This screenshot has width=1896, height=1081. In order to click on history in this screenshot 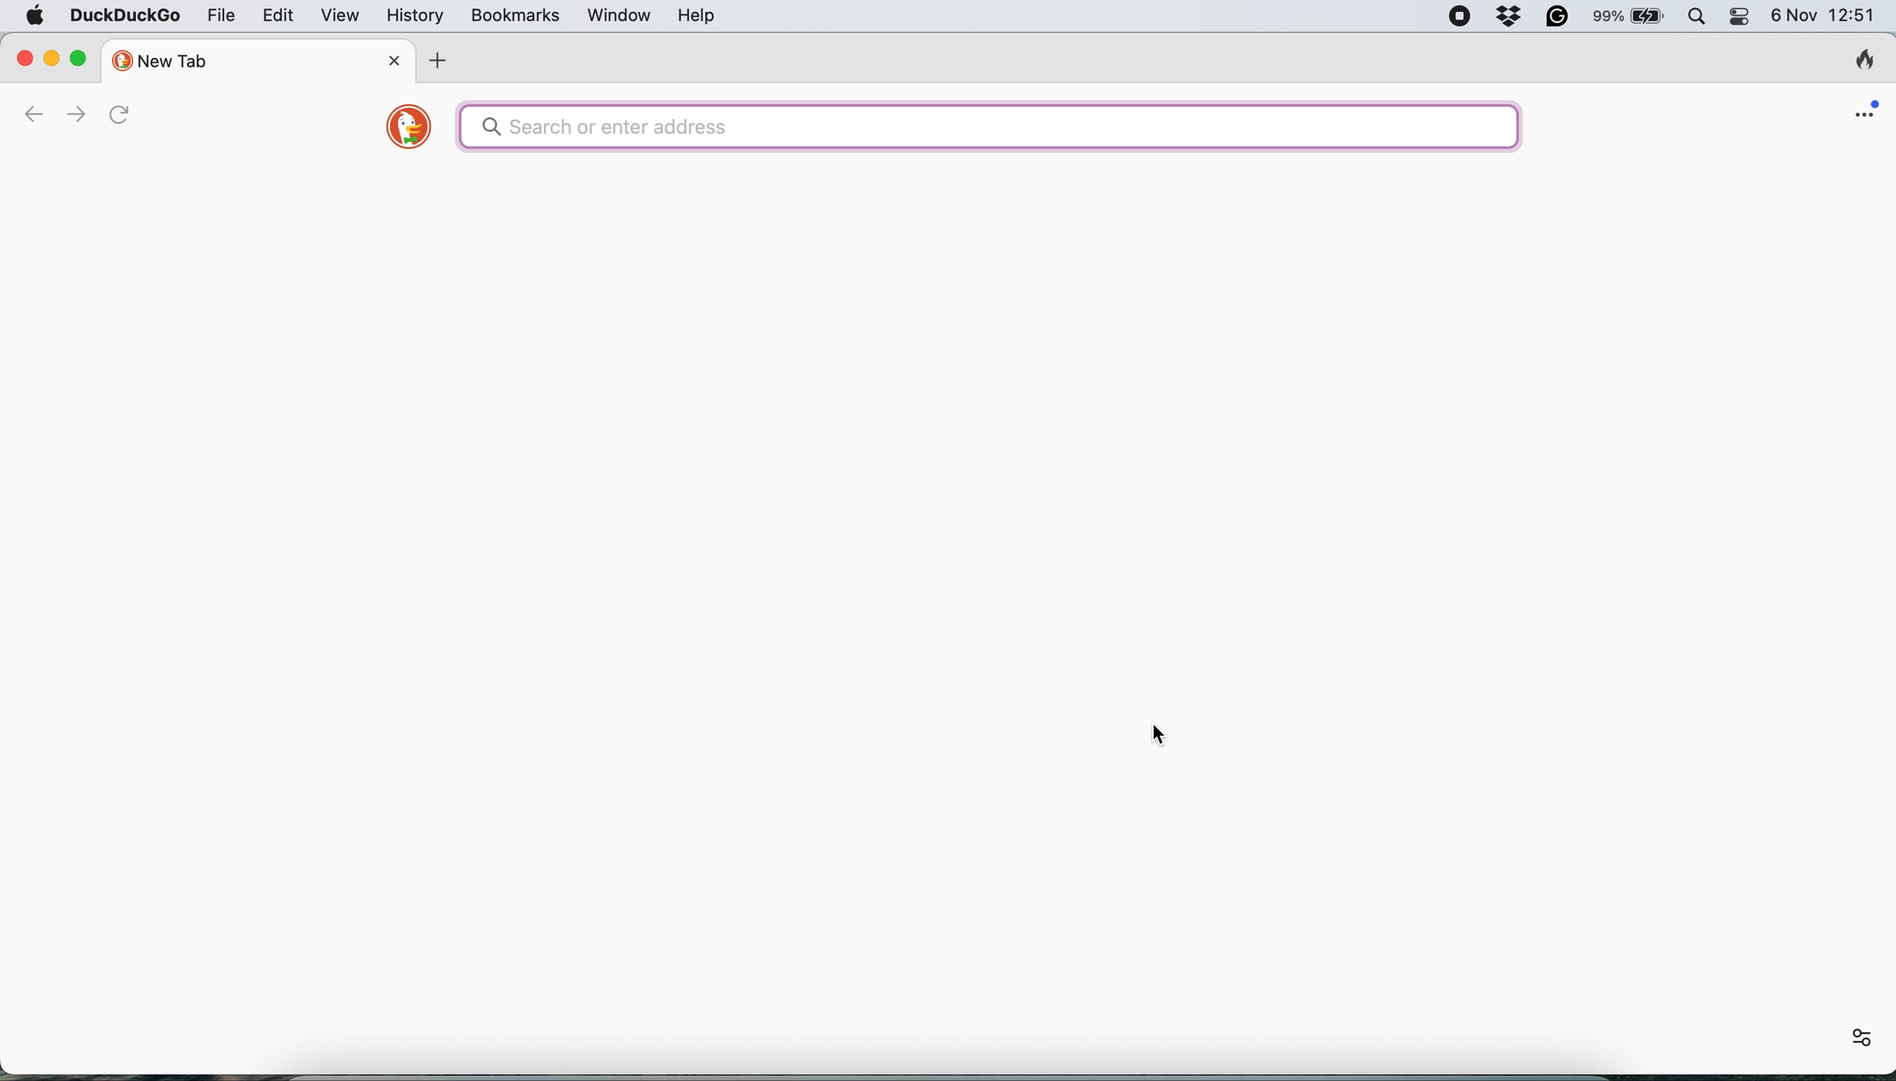, I will do `click(414, 16)`.